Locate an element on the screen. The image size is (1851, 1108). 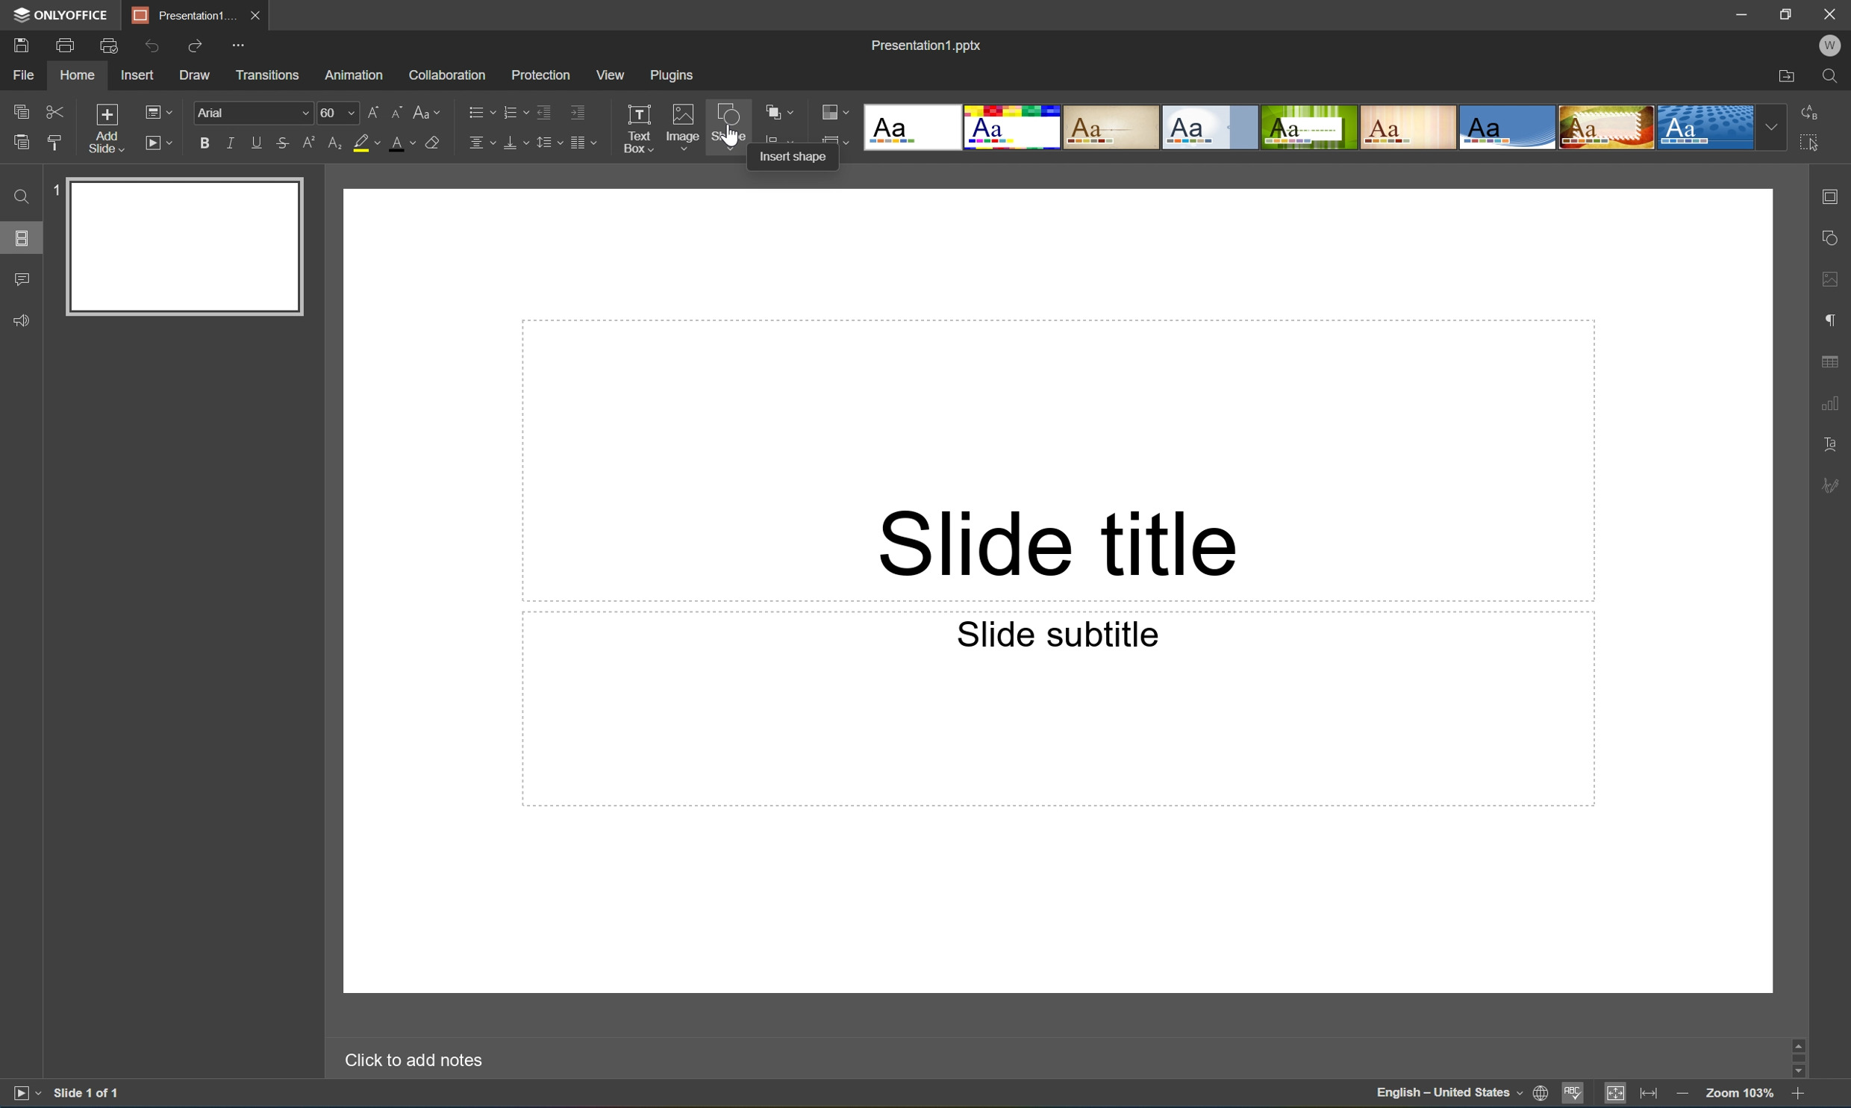
Start slideshow is located at coordinates (161, 143).